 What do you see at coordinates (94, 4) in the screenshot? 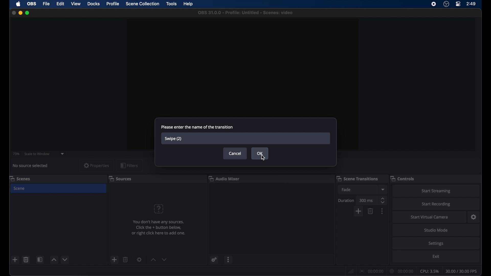
I see `docks` at bounding box center [94, 4].